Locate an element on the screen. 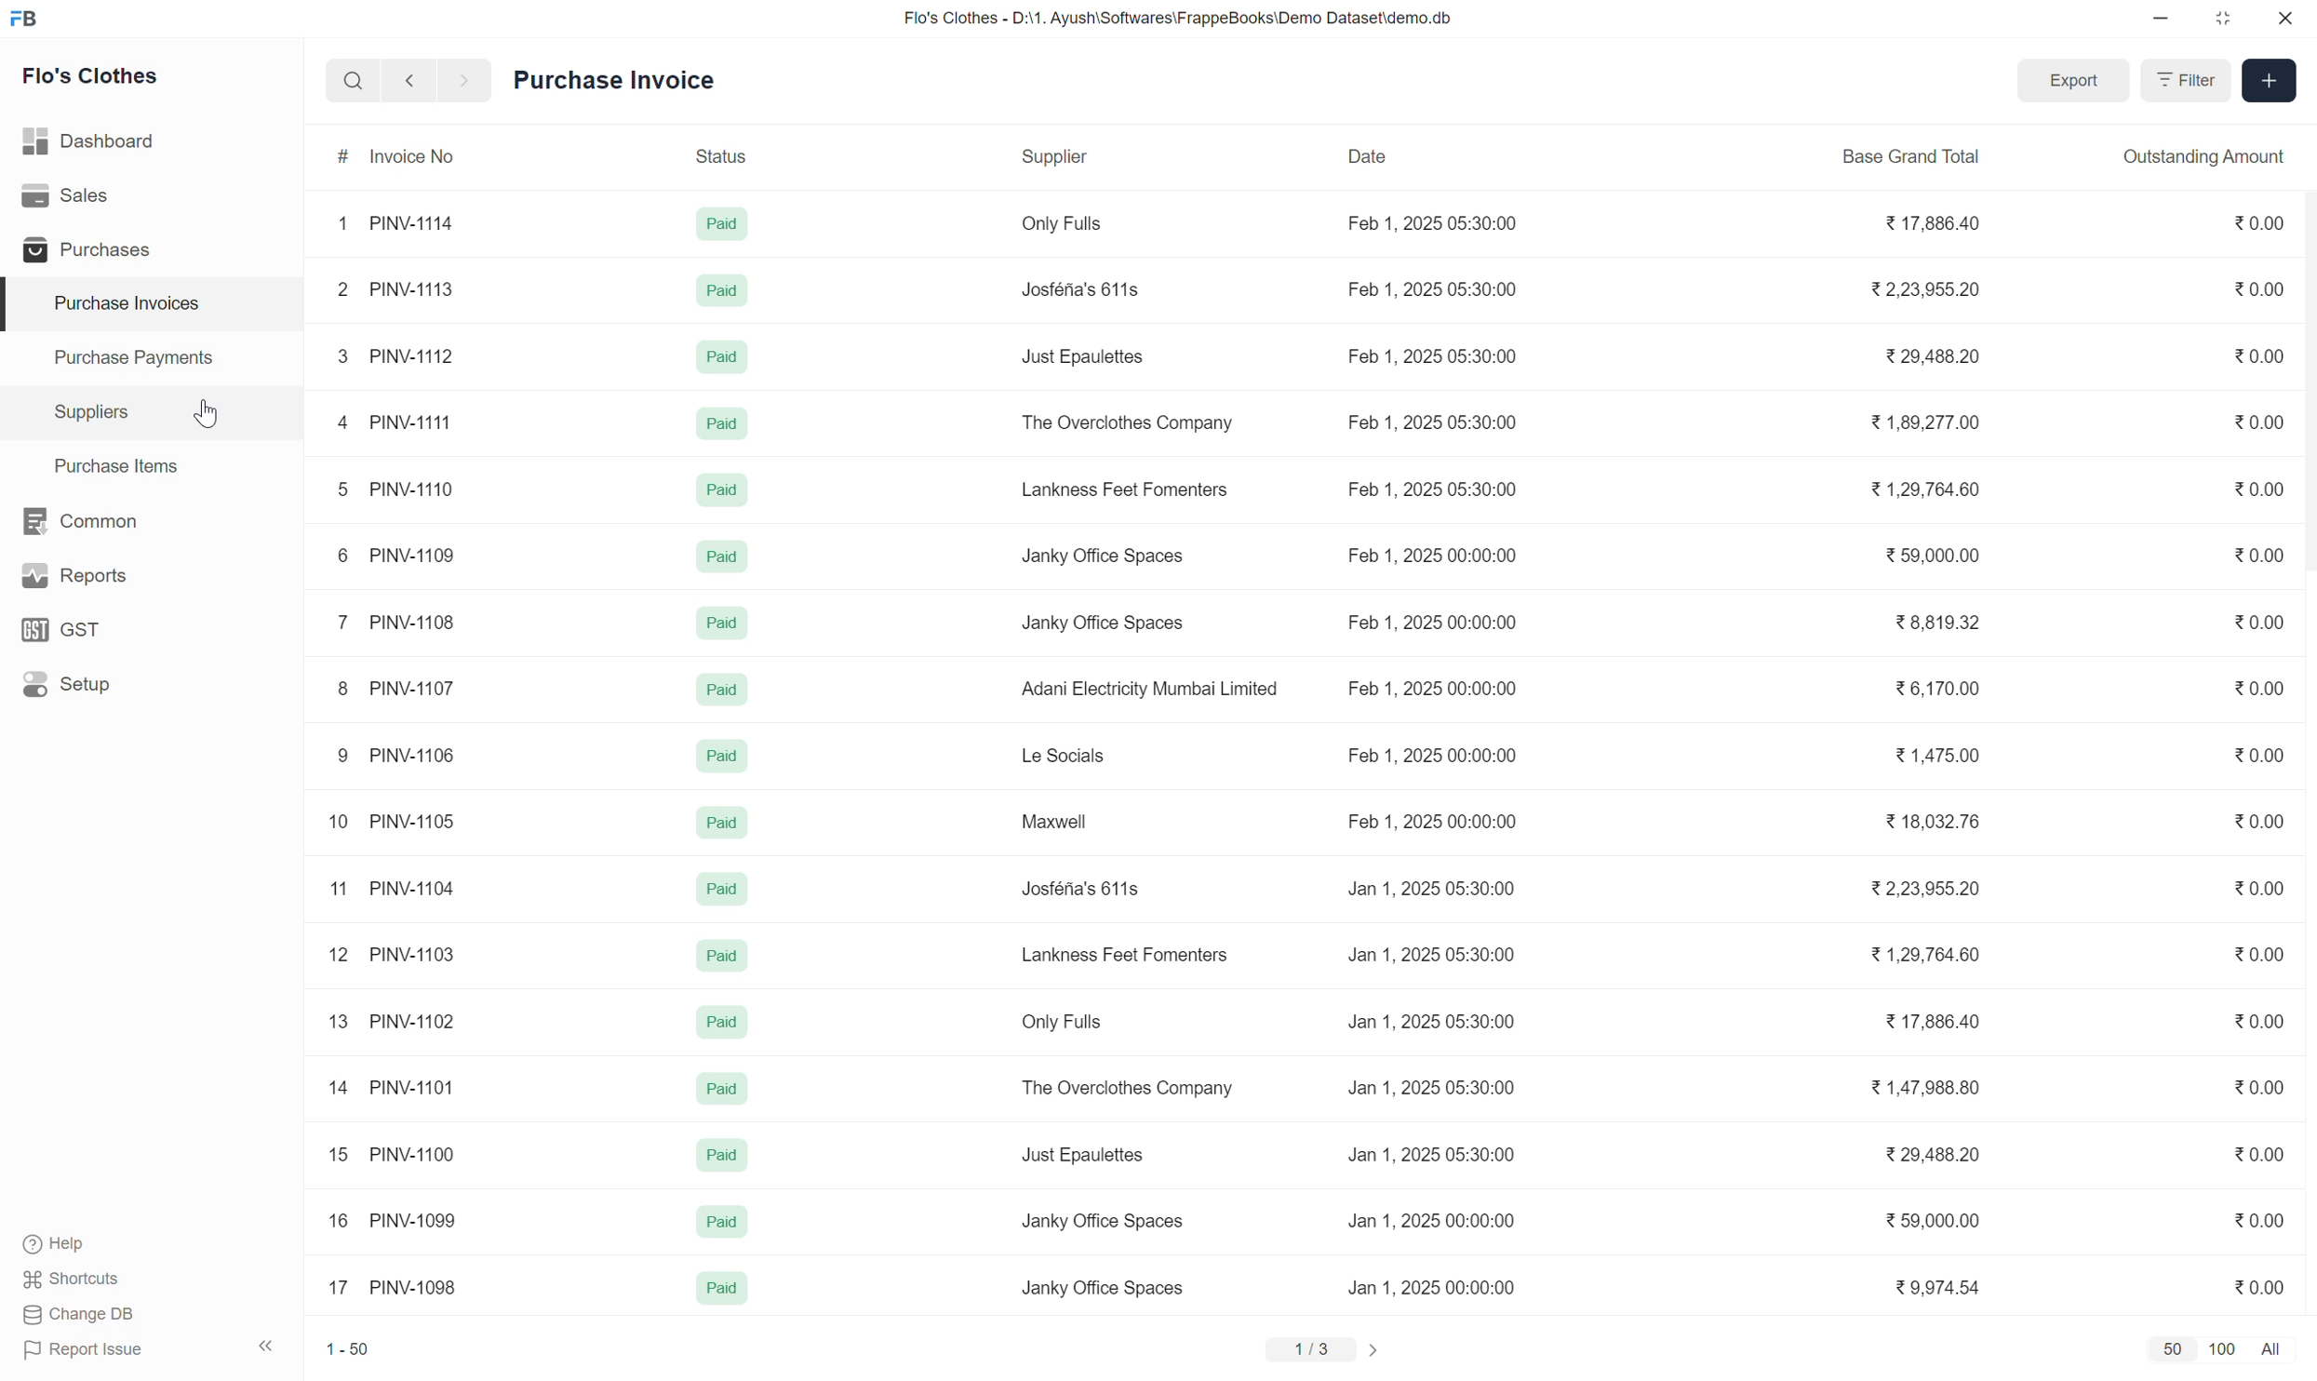  1,29,764.60 is located at coordinates (1924, 489).